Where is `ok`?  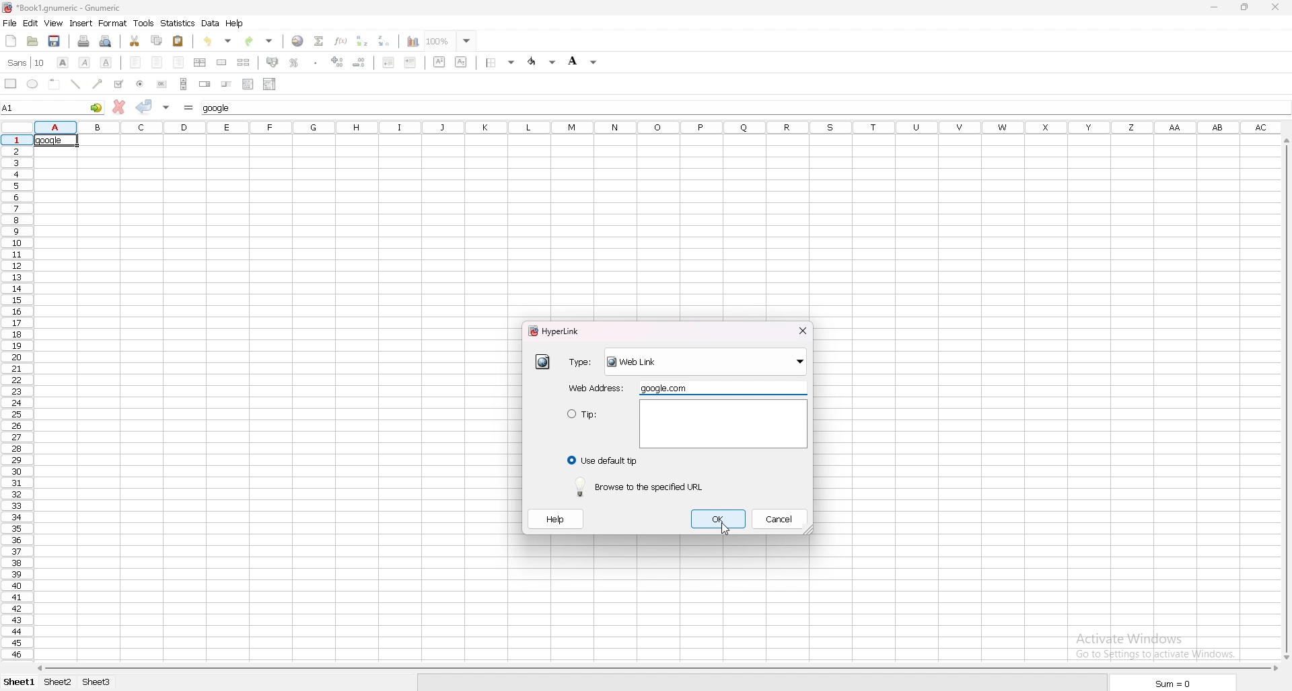 ok is located at coordinates (719, 518).